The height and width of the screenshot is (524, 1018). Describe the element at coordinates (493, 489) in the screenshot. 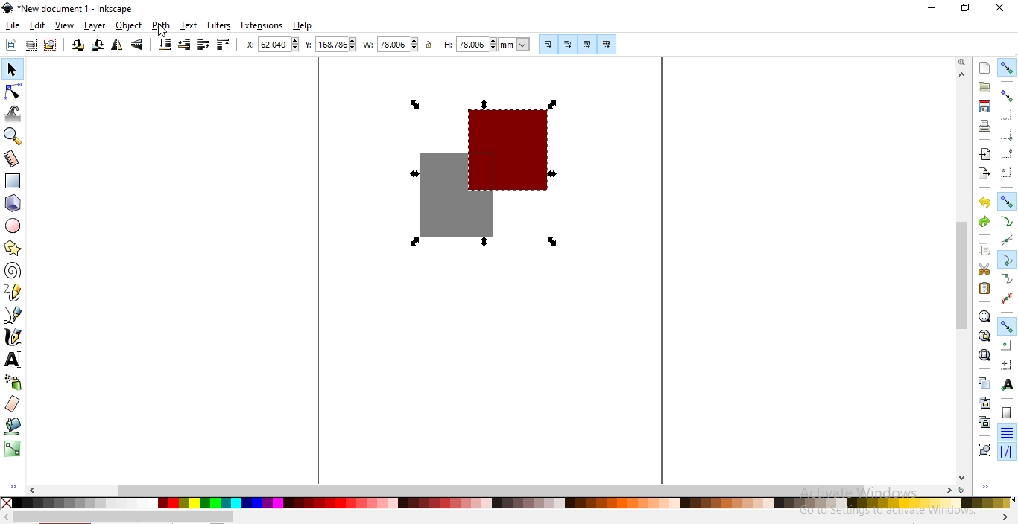

I see `scrollbar` at that location.